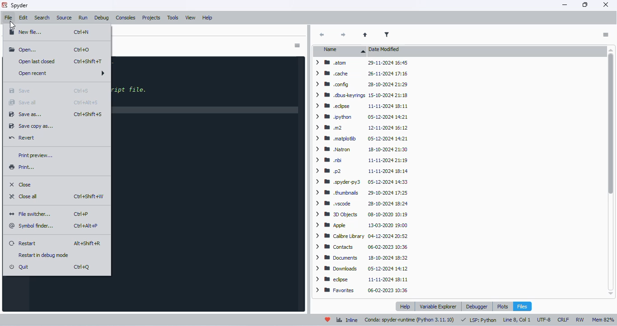 The image size is (617, 326). Describe the element at coordinates (340, 50) in the screenshot. I see `name` at that location.